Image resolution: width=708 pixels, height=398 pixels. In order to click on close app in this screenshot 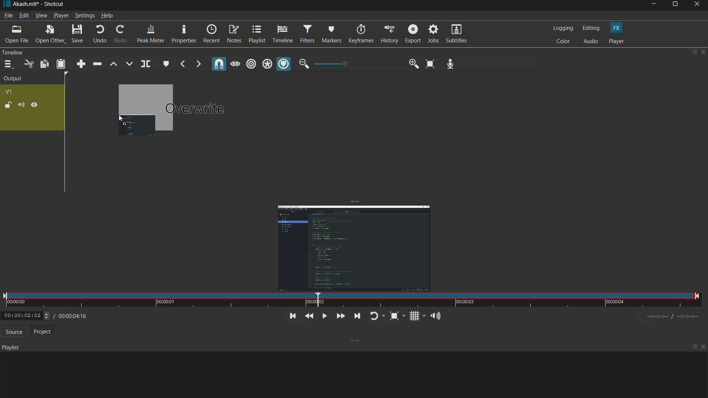, I will do `click(698, 6)`.